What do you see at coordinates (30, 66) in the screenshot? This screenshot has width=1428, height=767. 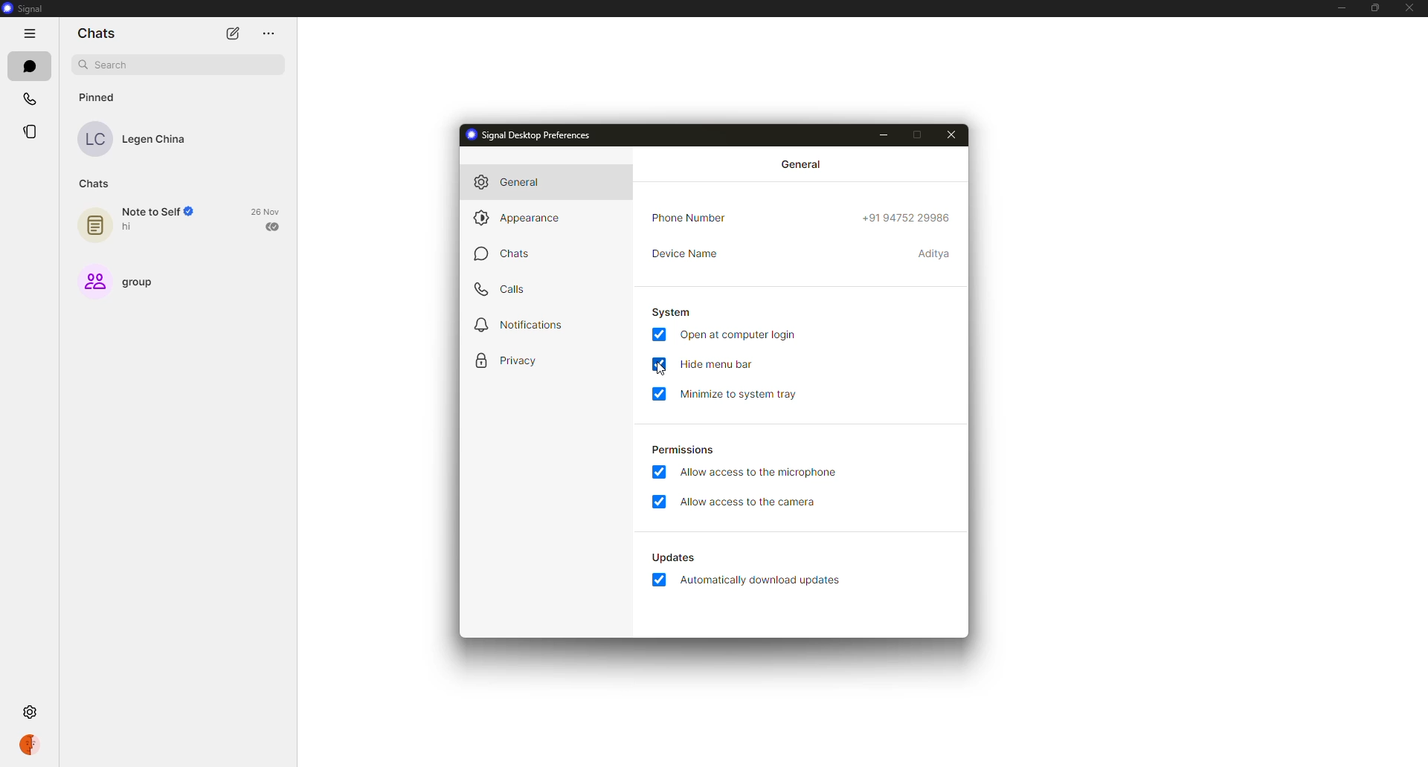 I see `chats` at bounding box center [30, 66].